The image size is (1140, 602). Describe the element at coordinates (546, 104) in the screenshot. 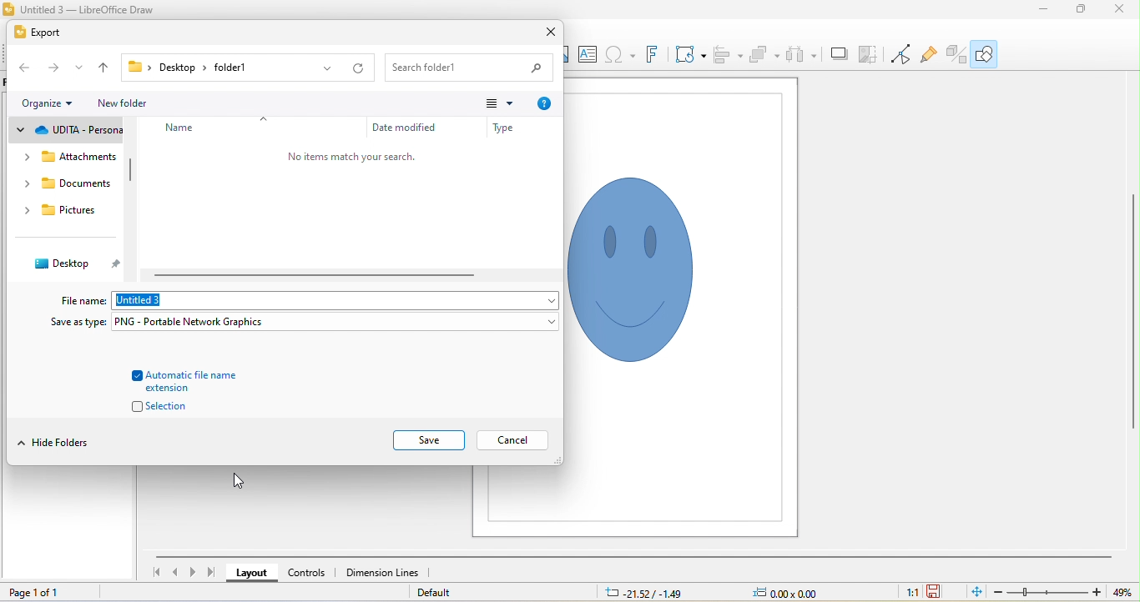

I see `help` at that location.